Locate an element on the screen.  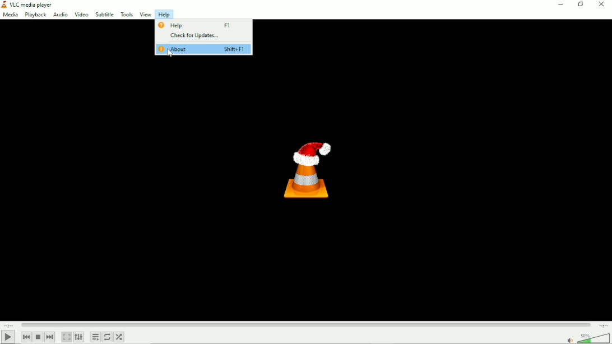
Playback is located at coordinates (35, 15).